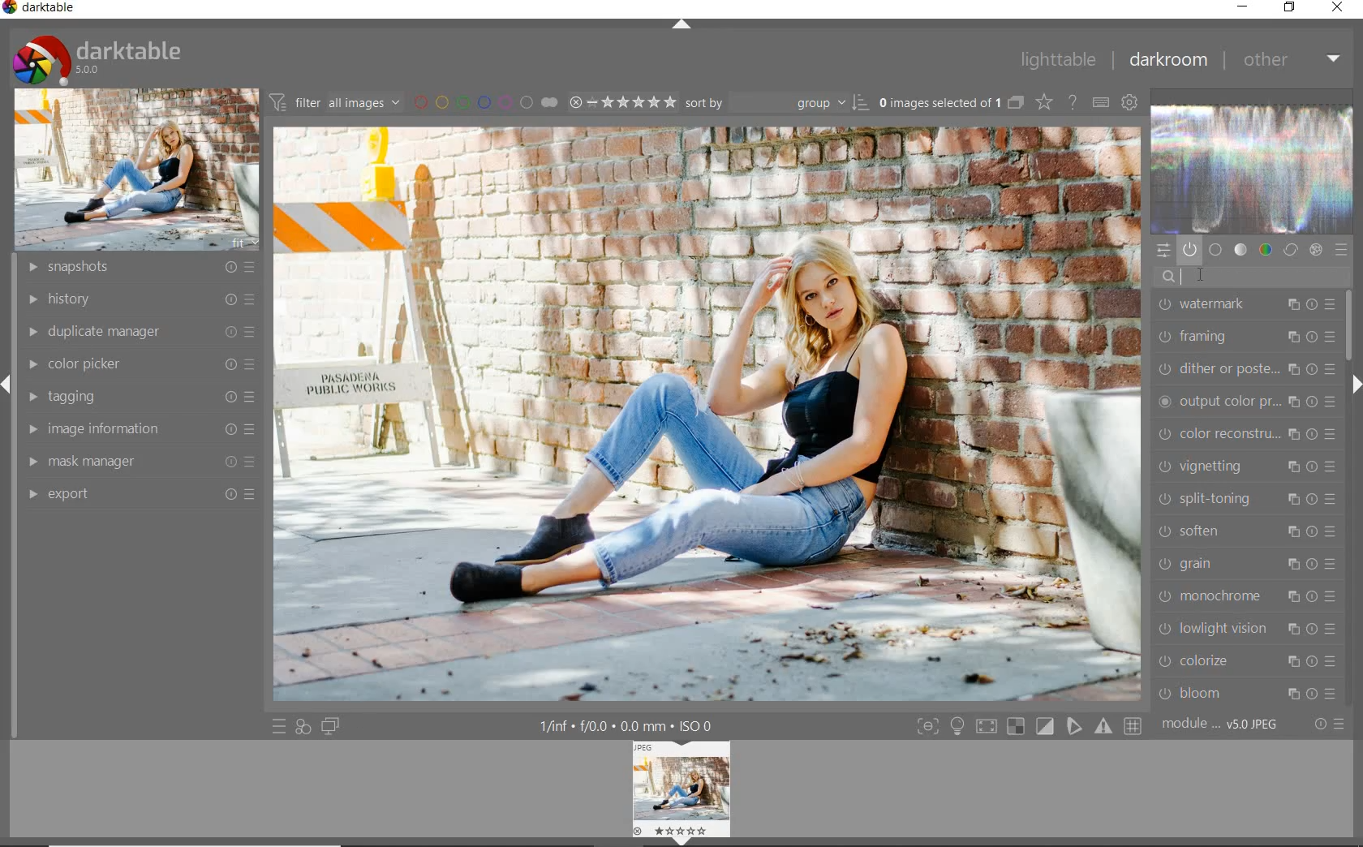 This screenshot has width=1363, height=847. I want to click on darkroom, so click(1170, 61).